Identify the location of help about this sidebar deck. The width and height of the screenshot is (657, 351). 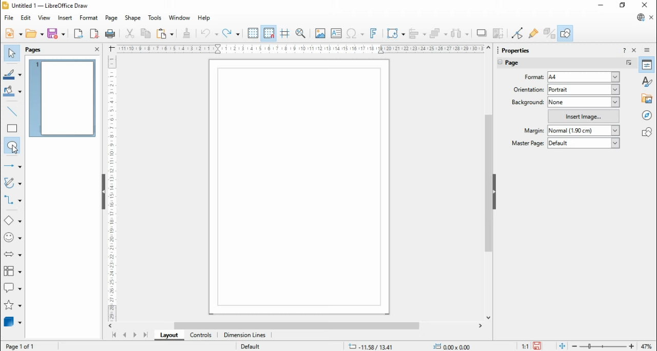
(624, 50).